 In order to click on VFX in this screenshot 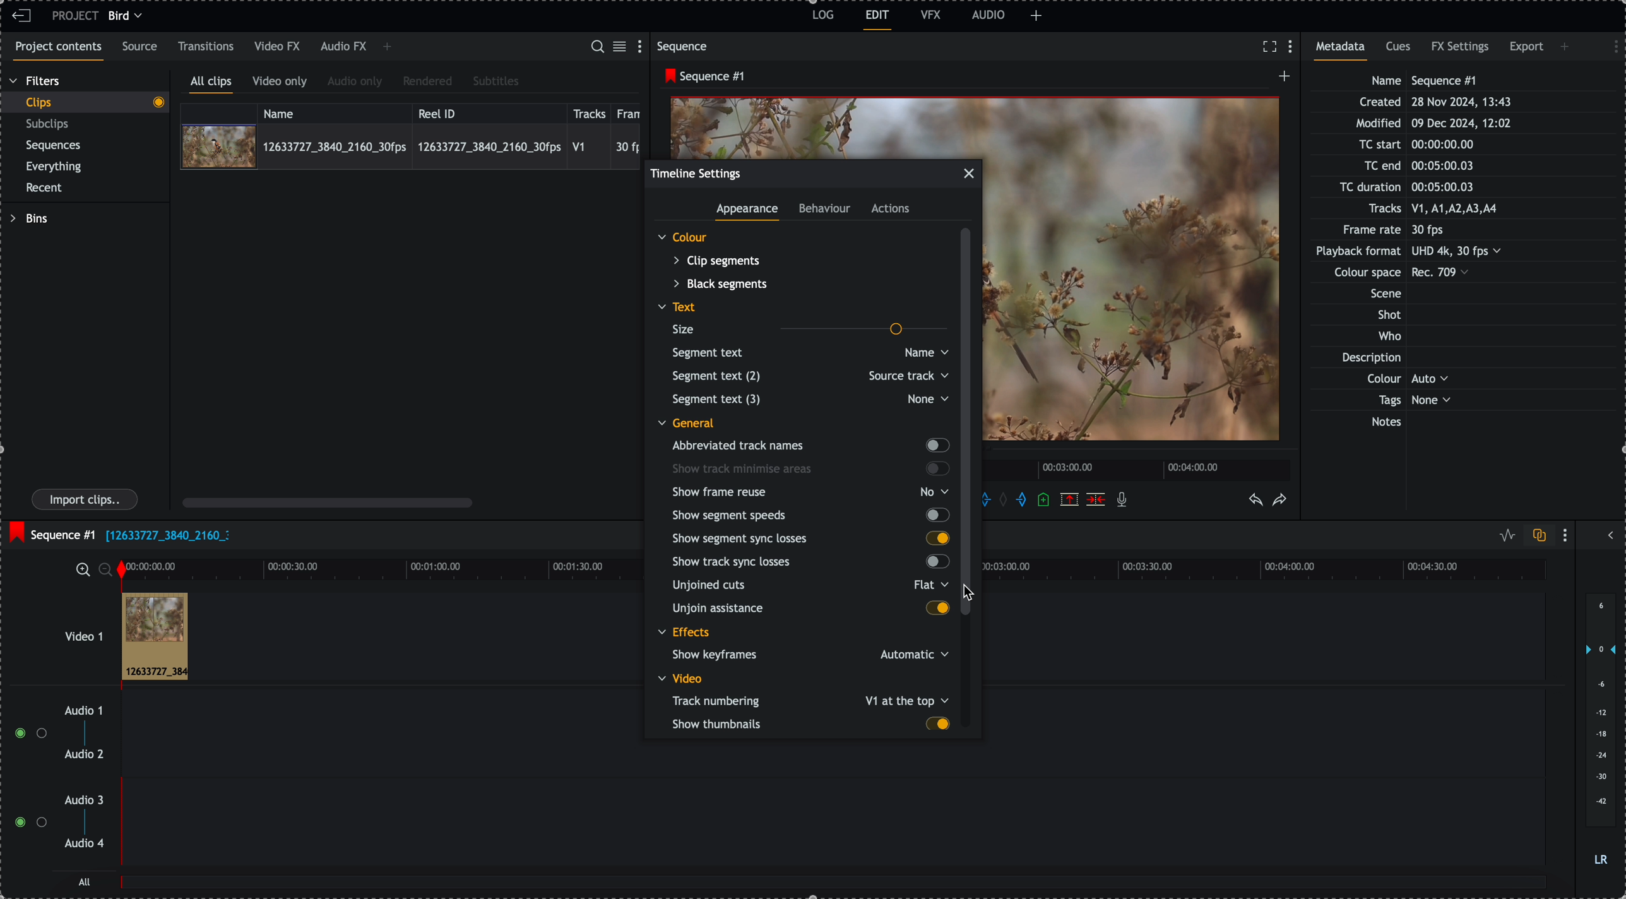, I will do `click(931, 15)`.